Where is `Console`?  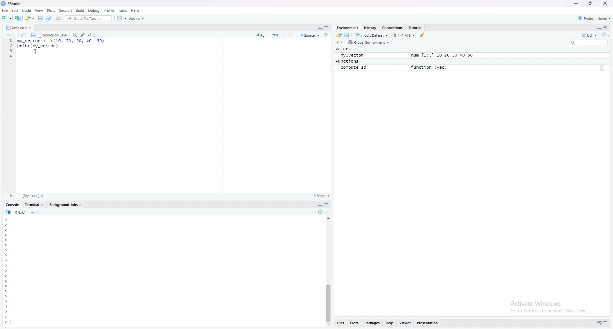 Console is located at coordinates (12, 205).